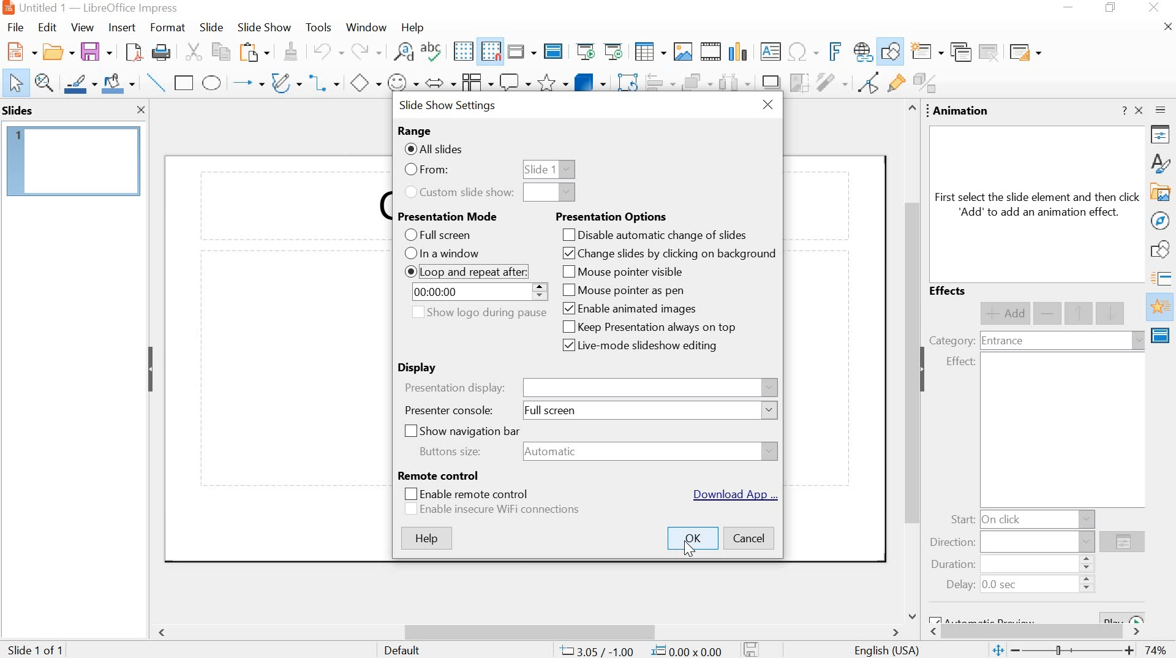  Describe the element at coordinates (1004, 519) in the screenshot. I see `on click` at that location.